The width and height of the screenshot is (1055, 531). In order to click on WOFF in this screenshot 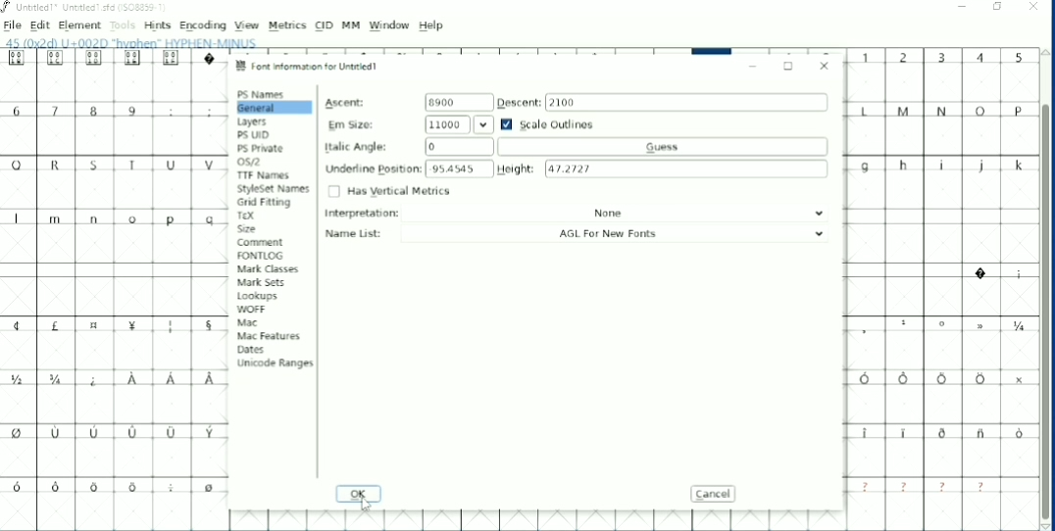, I will do `click(251, 310)`.